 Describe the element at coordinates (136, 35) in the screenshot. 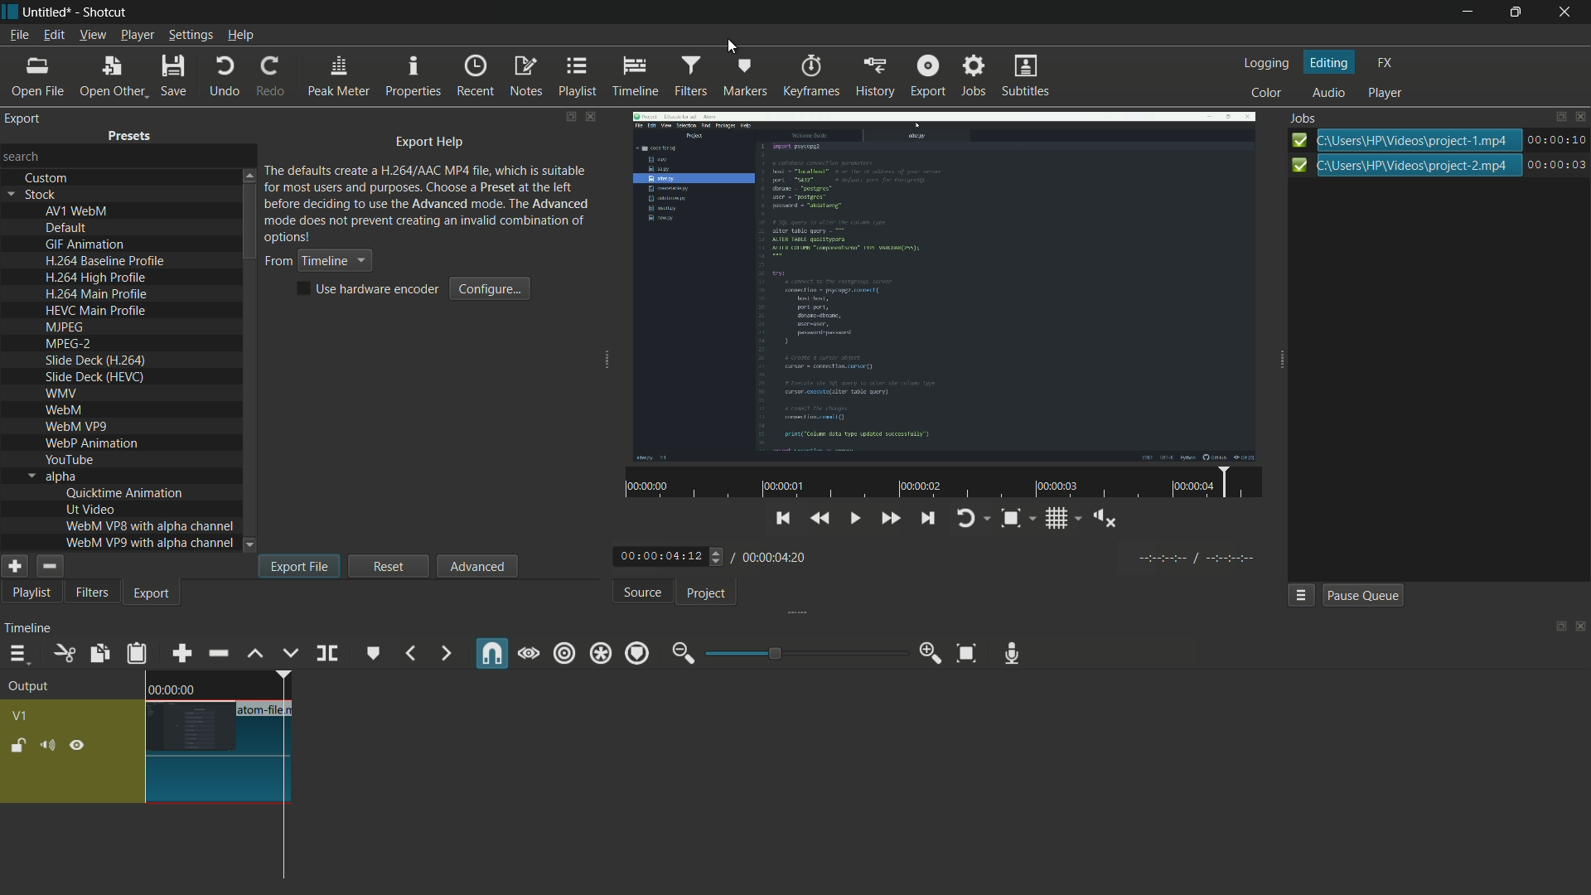

I see `player menu` at that location.